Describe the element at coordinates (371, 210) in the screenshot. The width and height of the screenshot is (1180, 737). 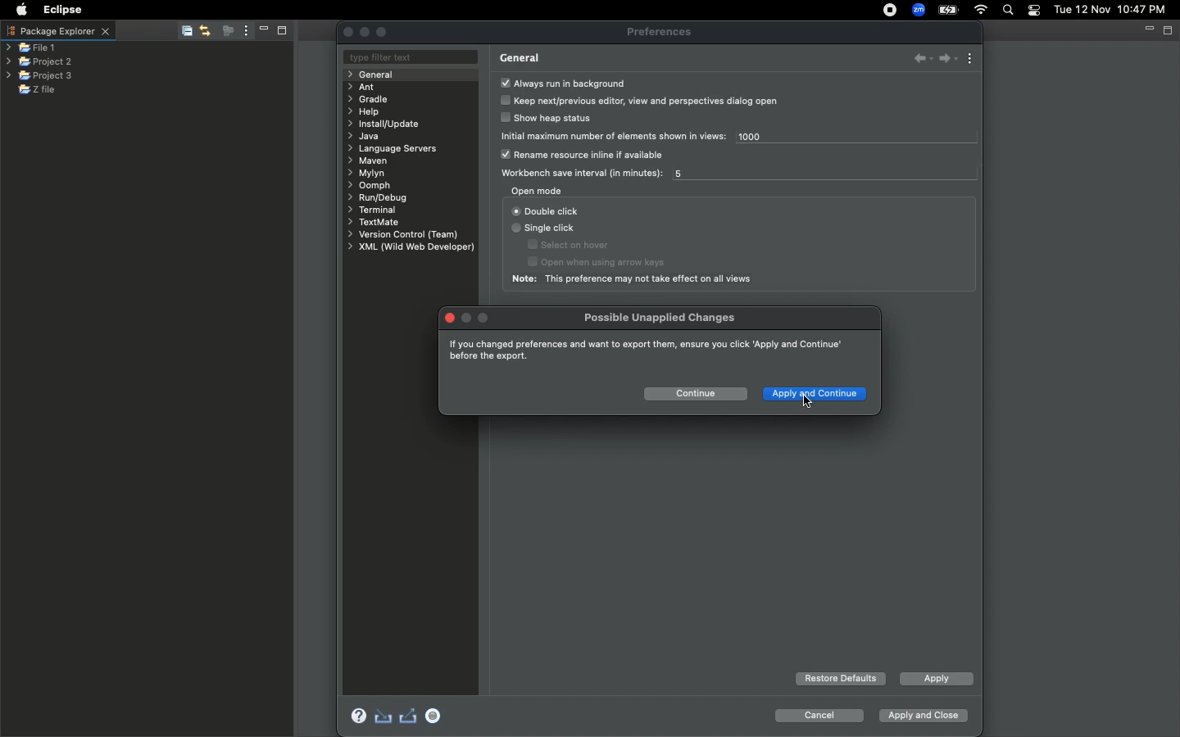
I see `Terminal` at that location.